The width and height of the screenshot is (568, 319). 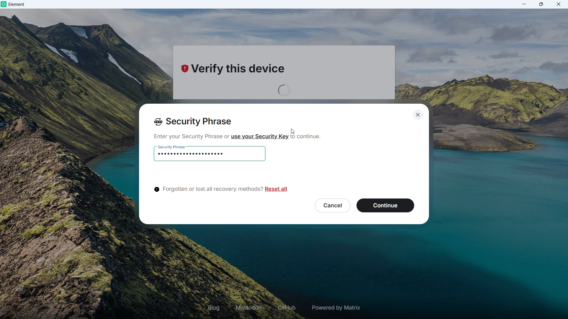 I want to click on Use security key , so click(x=259, y=136).